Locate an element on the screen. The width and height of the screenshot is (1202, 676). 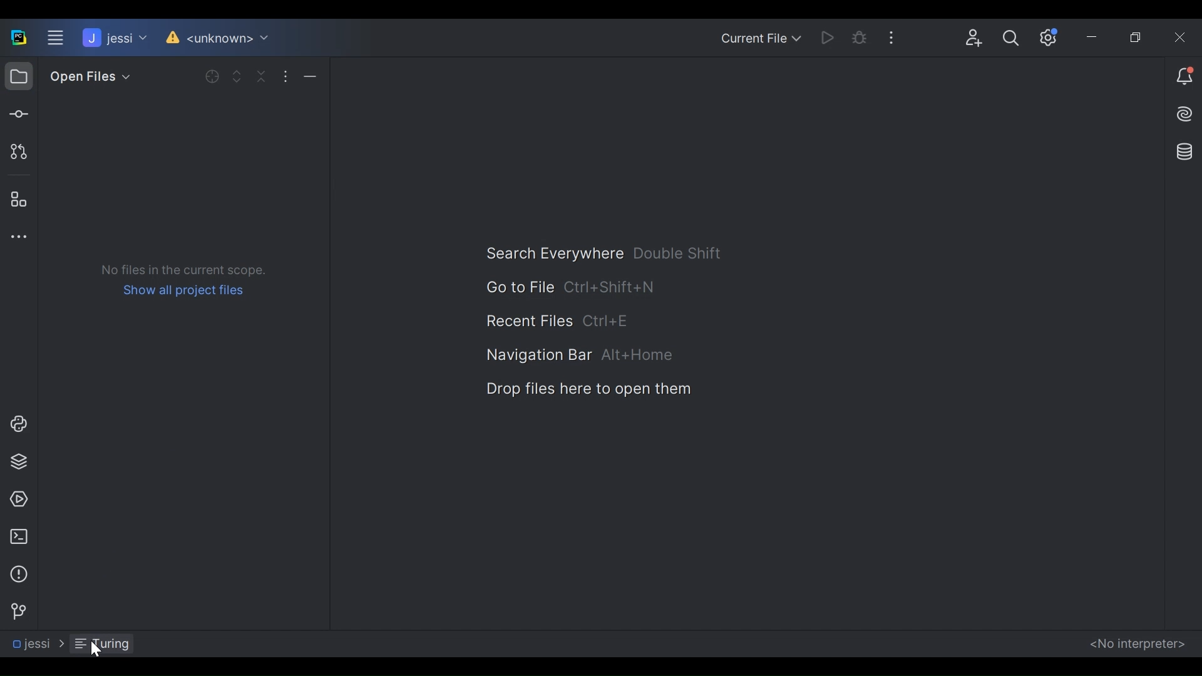
Drop files here to open here is located at coordinates (590, 389).